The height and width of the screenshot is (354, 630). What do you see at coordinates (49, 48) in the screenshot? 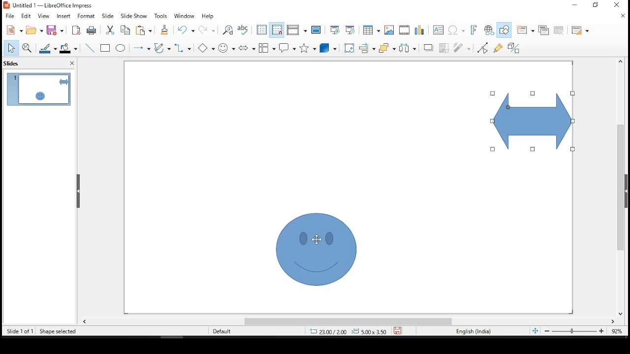
I see `line color` at bounding box center [49, 48].